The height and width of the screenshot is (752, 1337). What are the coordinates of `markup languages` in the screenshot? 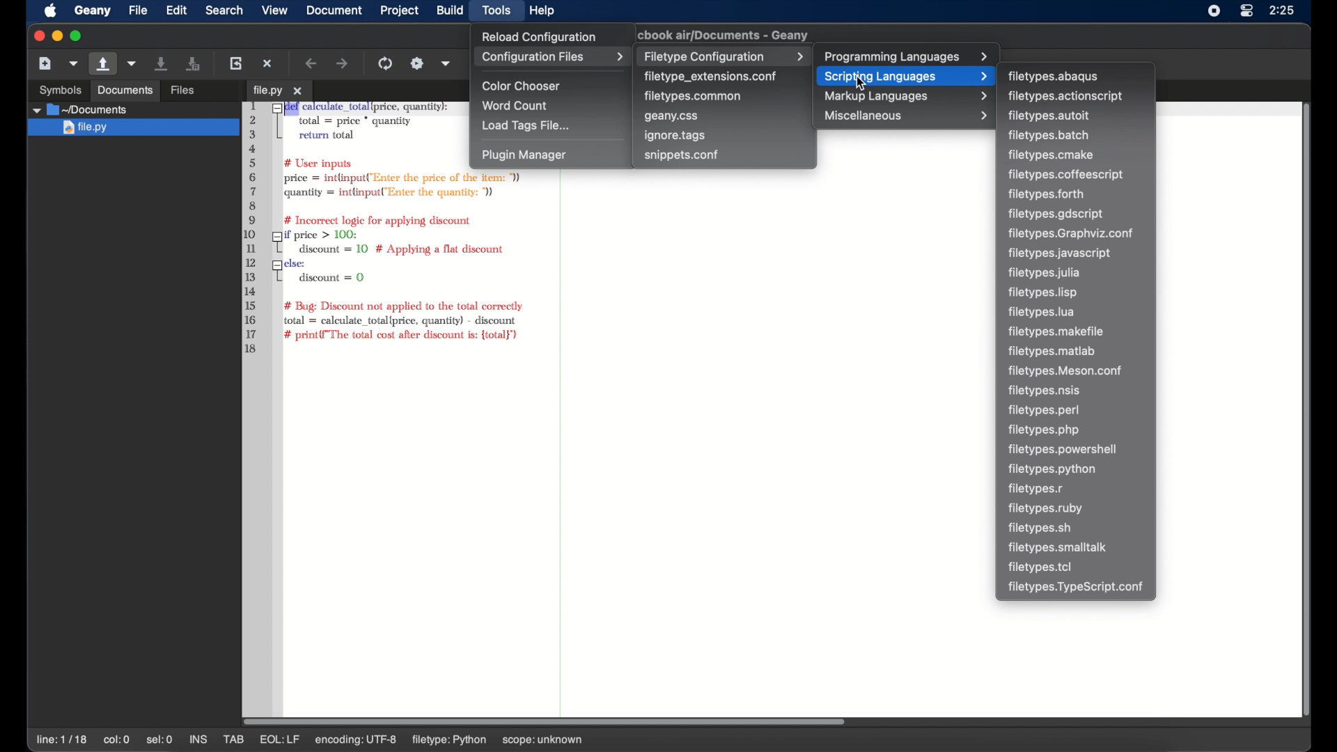 It's located at (907, 96).